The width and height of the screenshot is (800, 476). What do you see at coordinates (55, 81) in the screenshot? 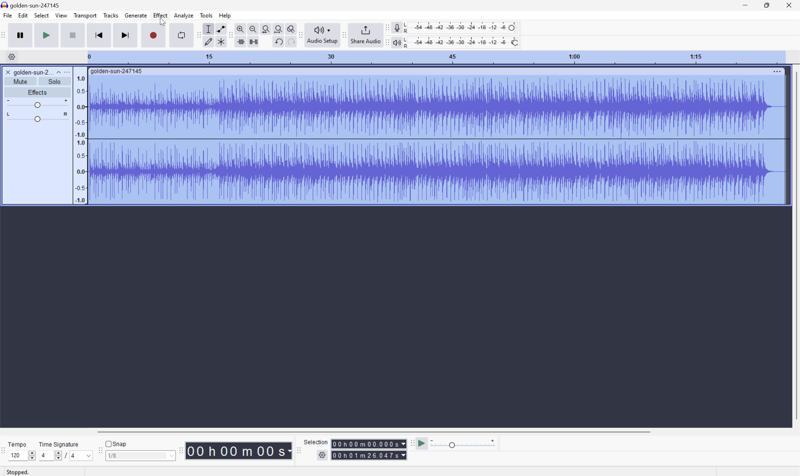
I see `Solo` at bounding box center [55, 81].